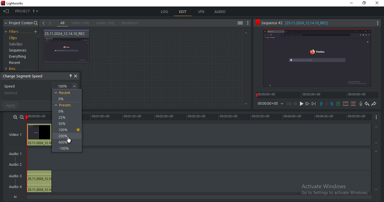 The height and width of the screenshot is (202, 384). Describe the element at coordinates (376, 118) in the screenshot. I see `options` at that location.